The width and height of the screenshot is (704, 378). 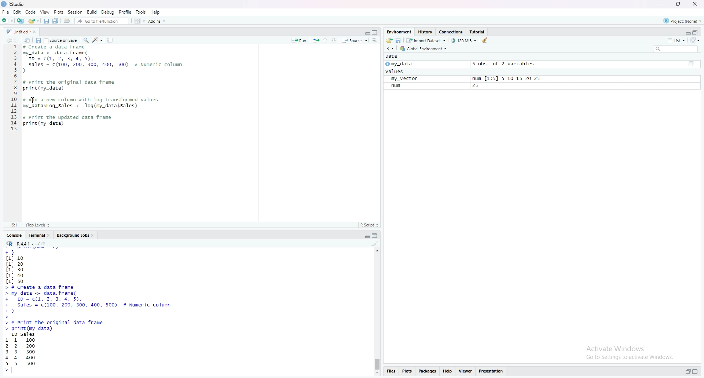 I want to click on Go back to the previous source location, so click(x=6, y=41).